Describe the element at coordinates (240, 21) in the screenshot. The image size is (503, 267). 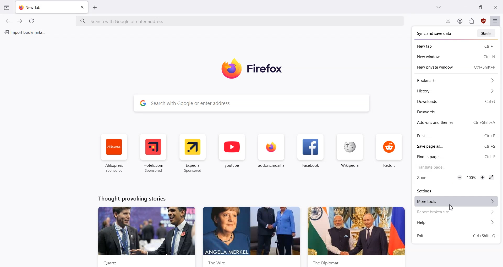
I see `Search Bar` at that location.